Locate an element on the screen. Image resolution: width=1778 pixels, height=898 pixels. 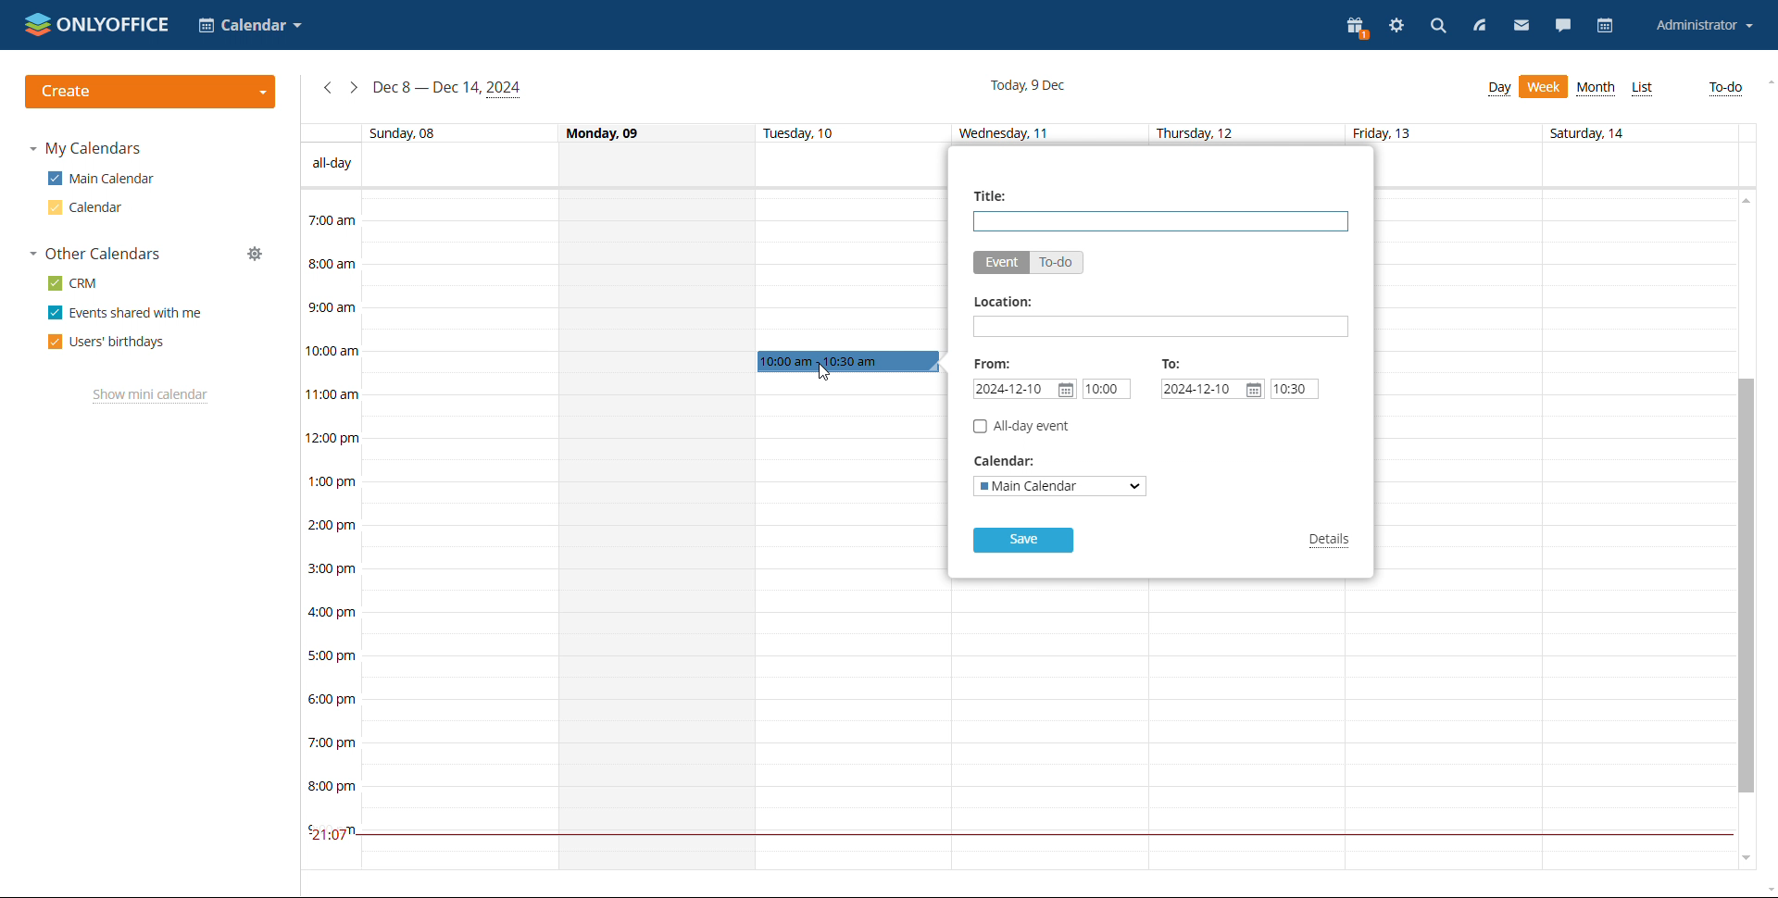
all-day event checkbox is located at coordinates (1020, 426).